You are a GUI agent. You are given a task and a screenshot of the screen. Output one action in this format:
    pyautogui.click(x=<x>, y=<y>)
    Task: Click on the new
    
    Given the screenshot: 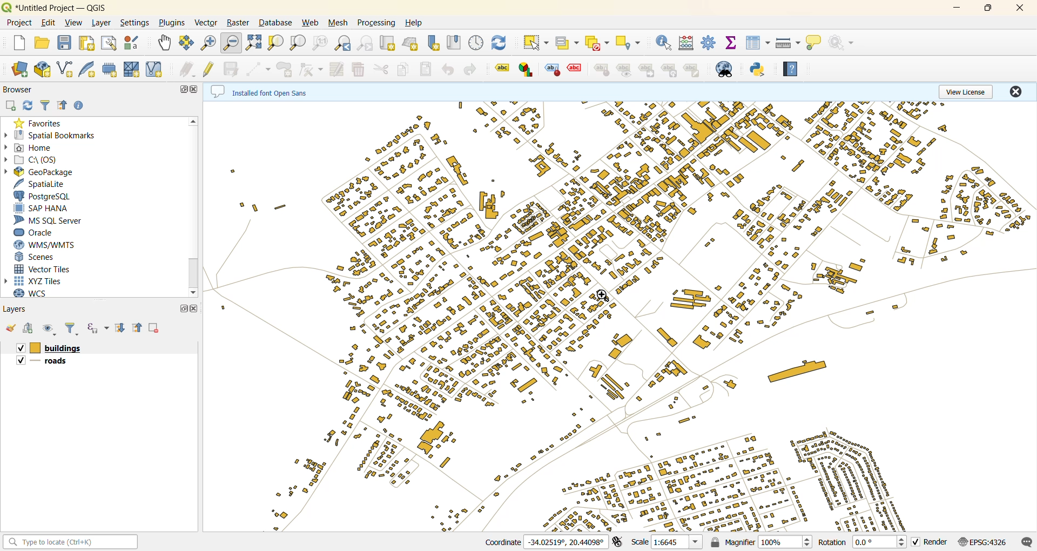 What is the action you would take?
    pyautogui.click(x=19, y=42)
    